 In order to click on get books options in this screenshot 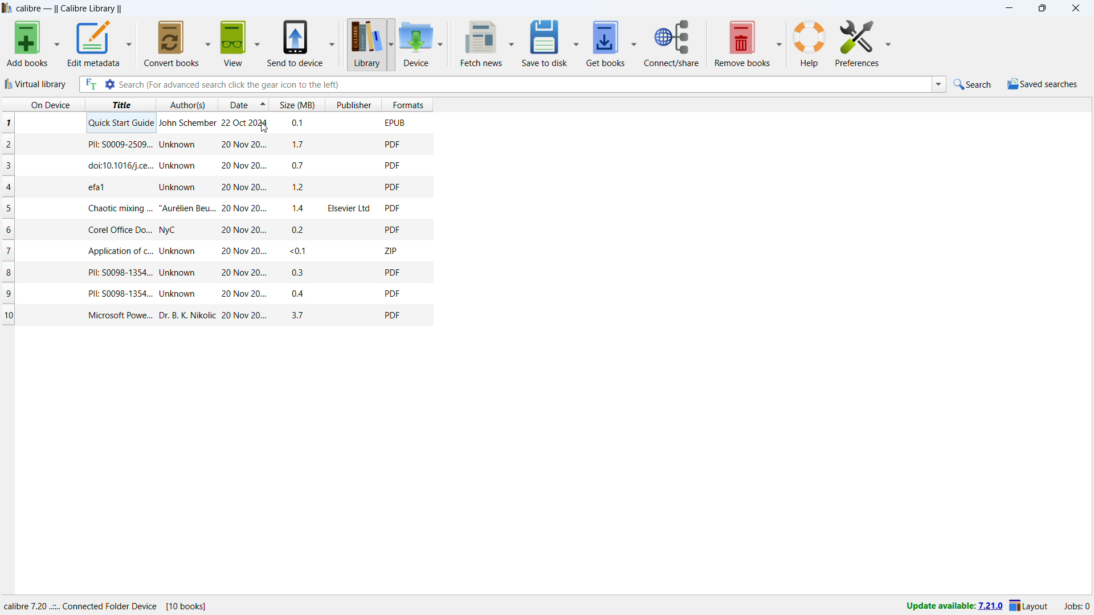, I will do `click(634, 43)`.